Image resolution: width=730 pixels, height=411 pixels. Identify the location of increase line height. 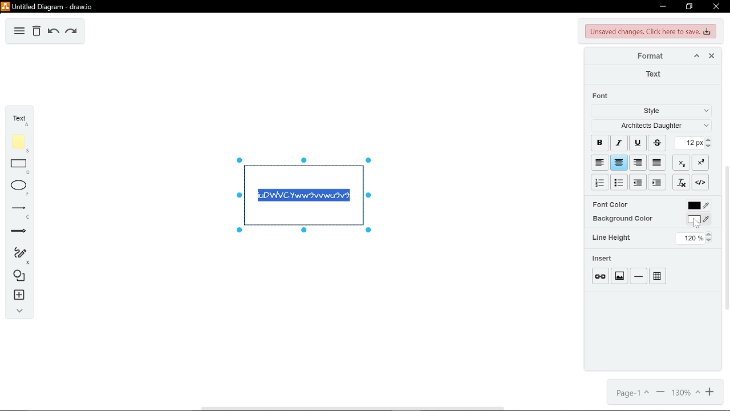
(710, 233).